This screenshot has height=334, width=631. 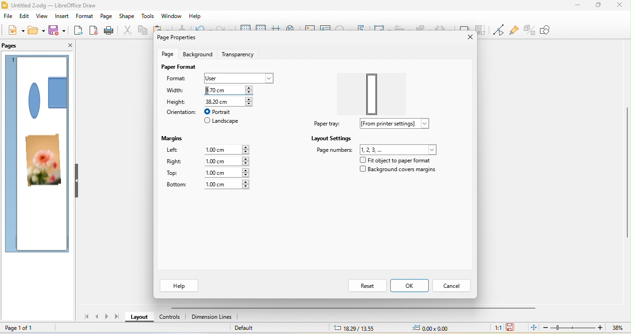 What do you see at coordinates (46, 96) in the screenshot?
I see `shape` at bounding box center [46, 96].